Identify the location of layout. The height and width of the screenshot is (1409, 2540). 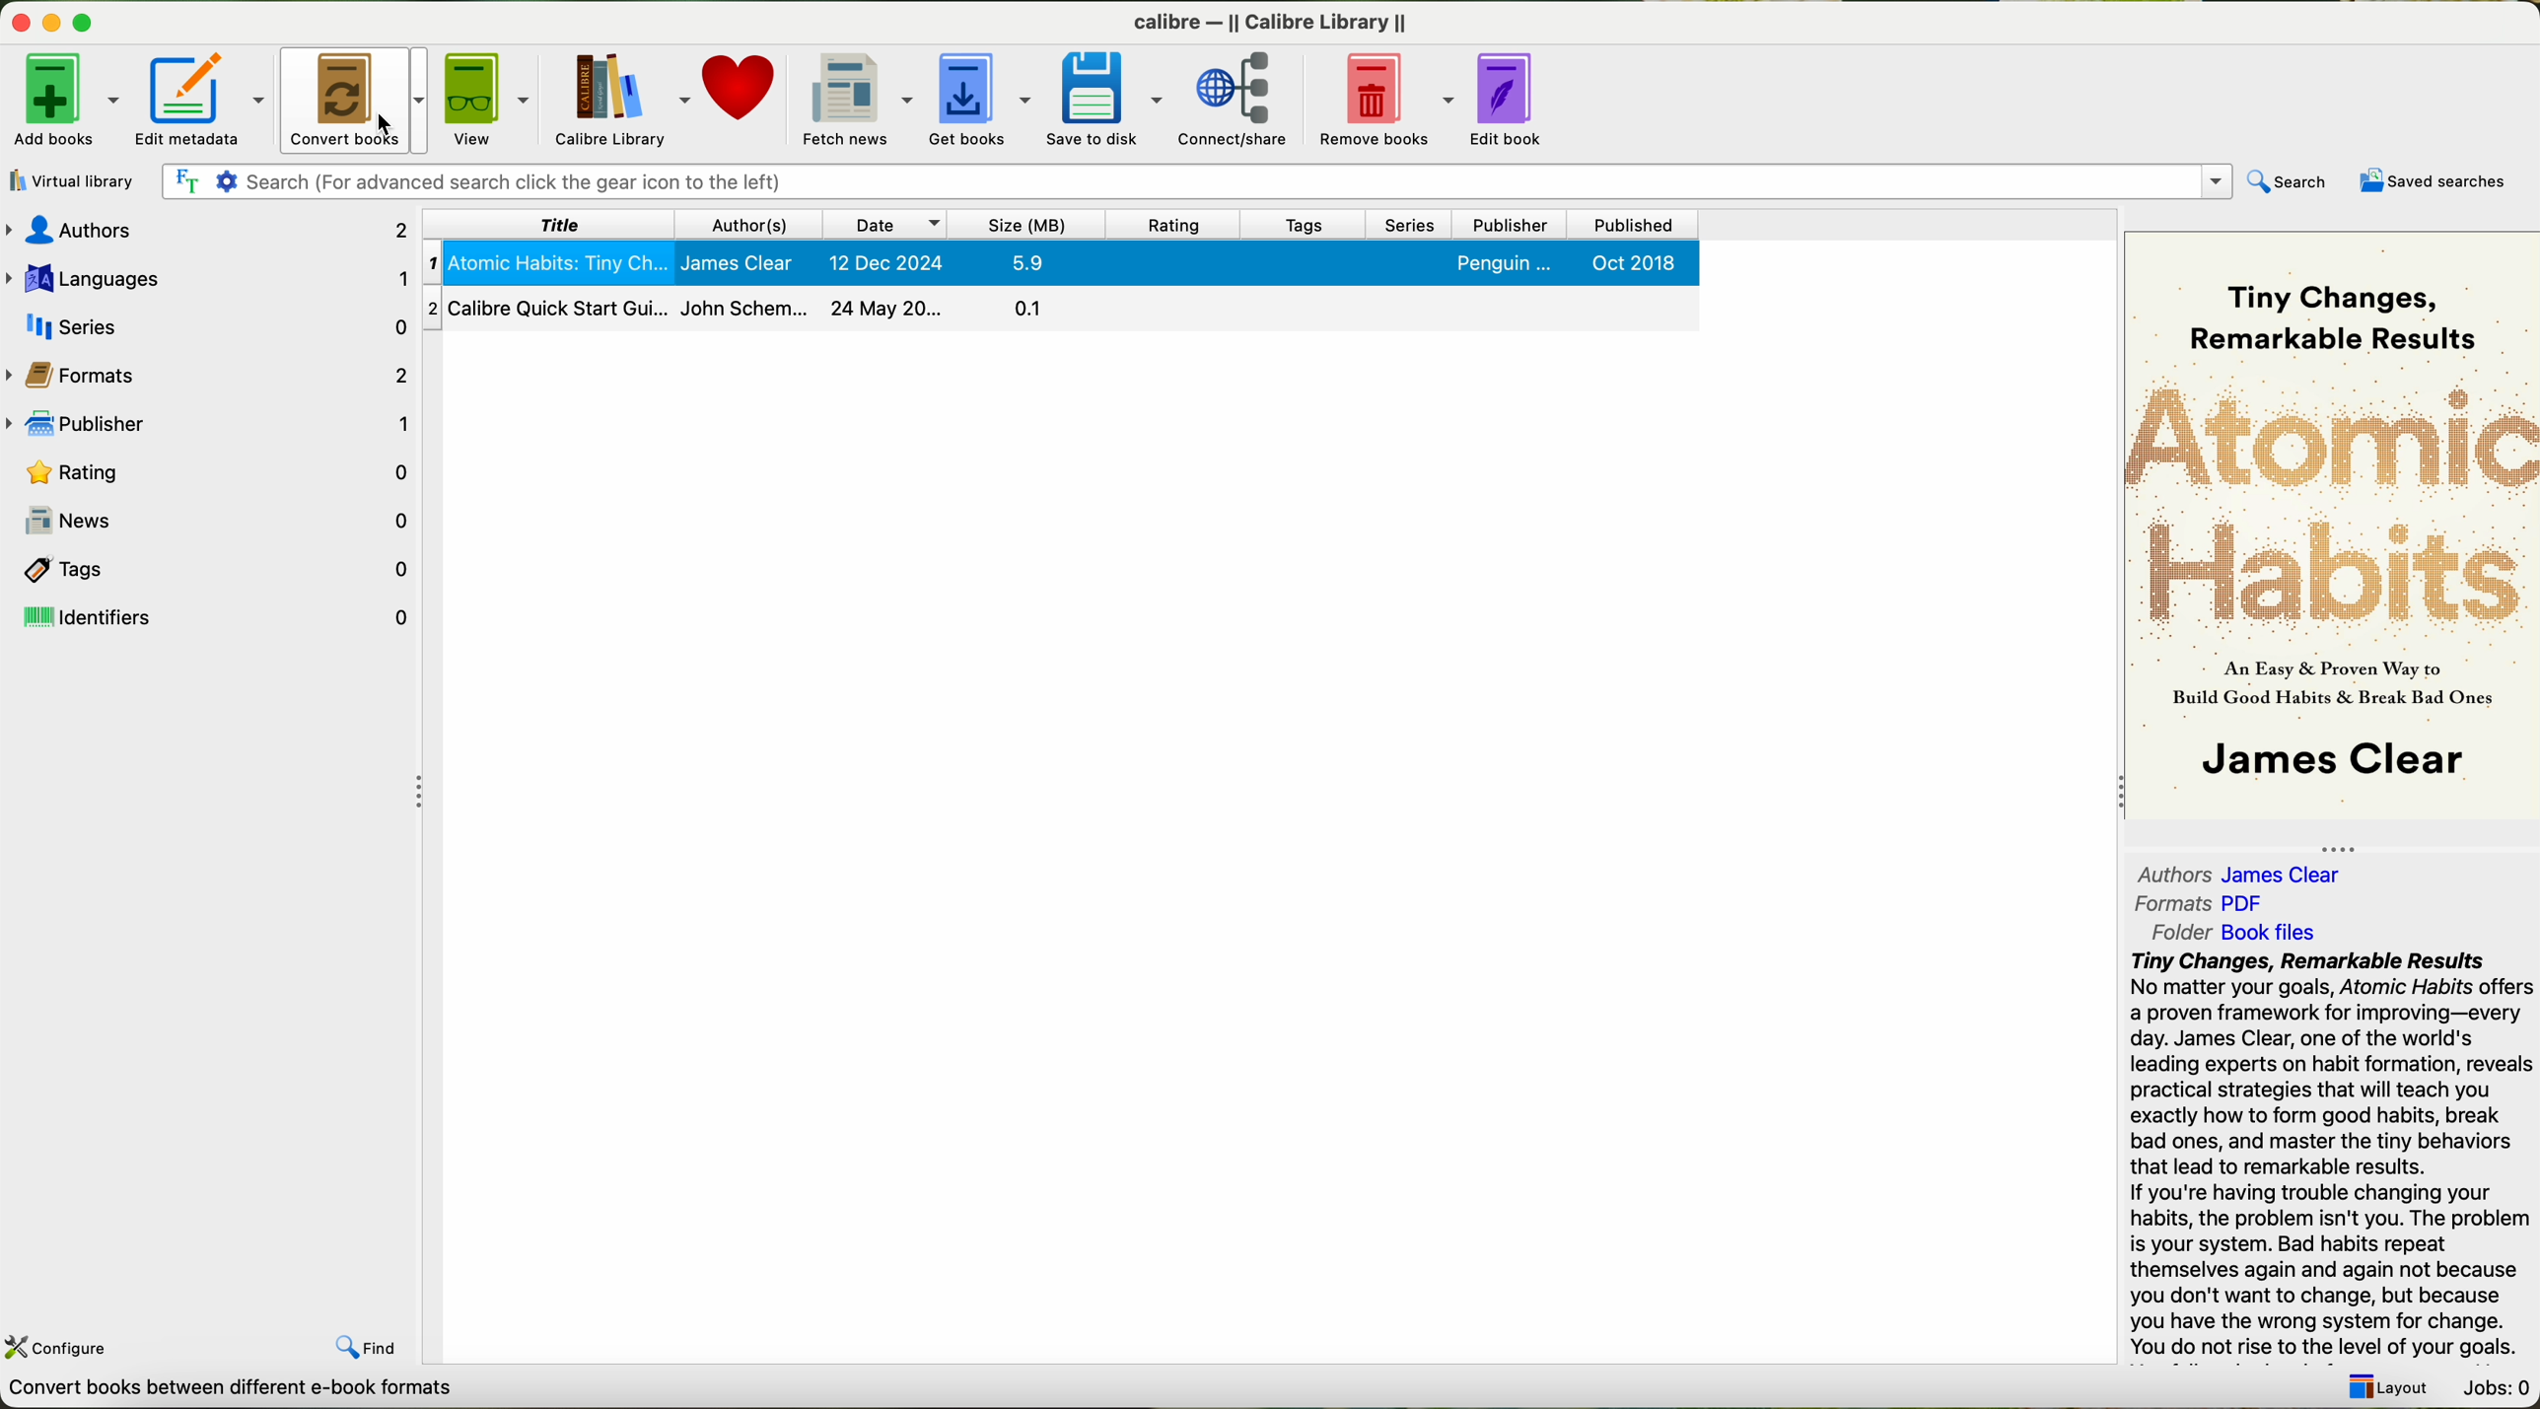
(2387, 1387).